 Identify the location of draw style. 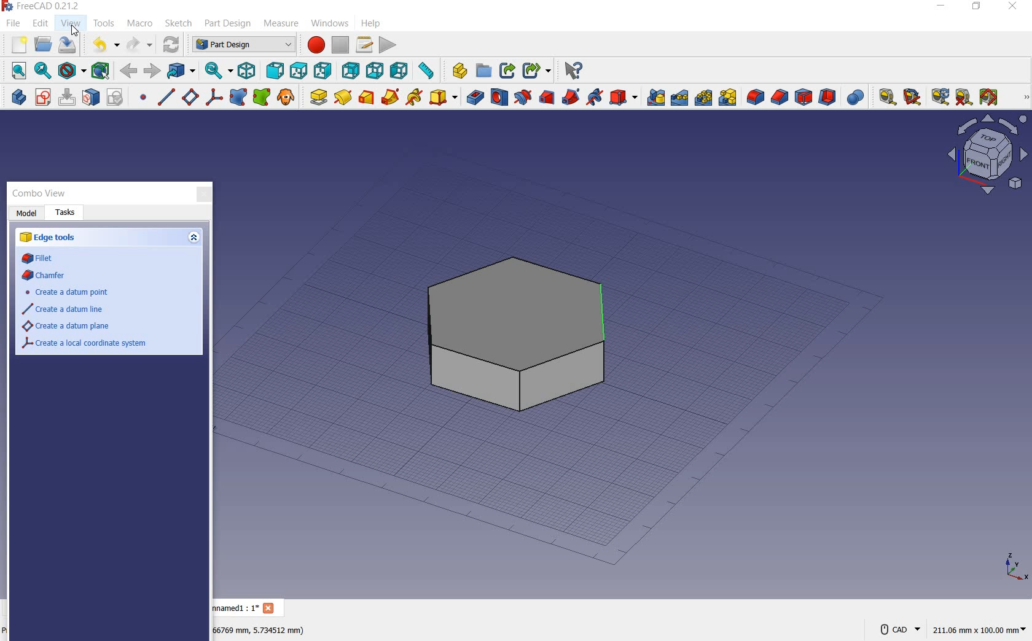
(71, 71).